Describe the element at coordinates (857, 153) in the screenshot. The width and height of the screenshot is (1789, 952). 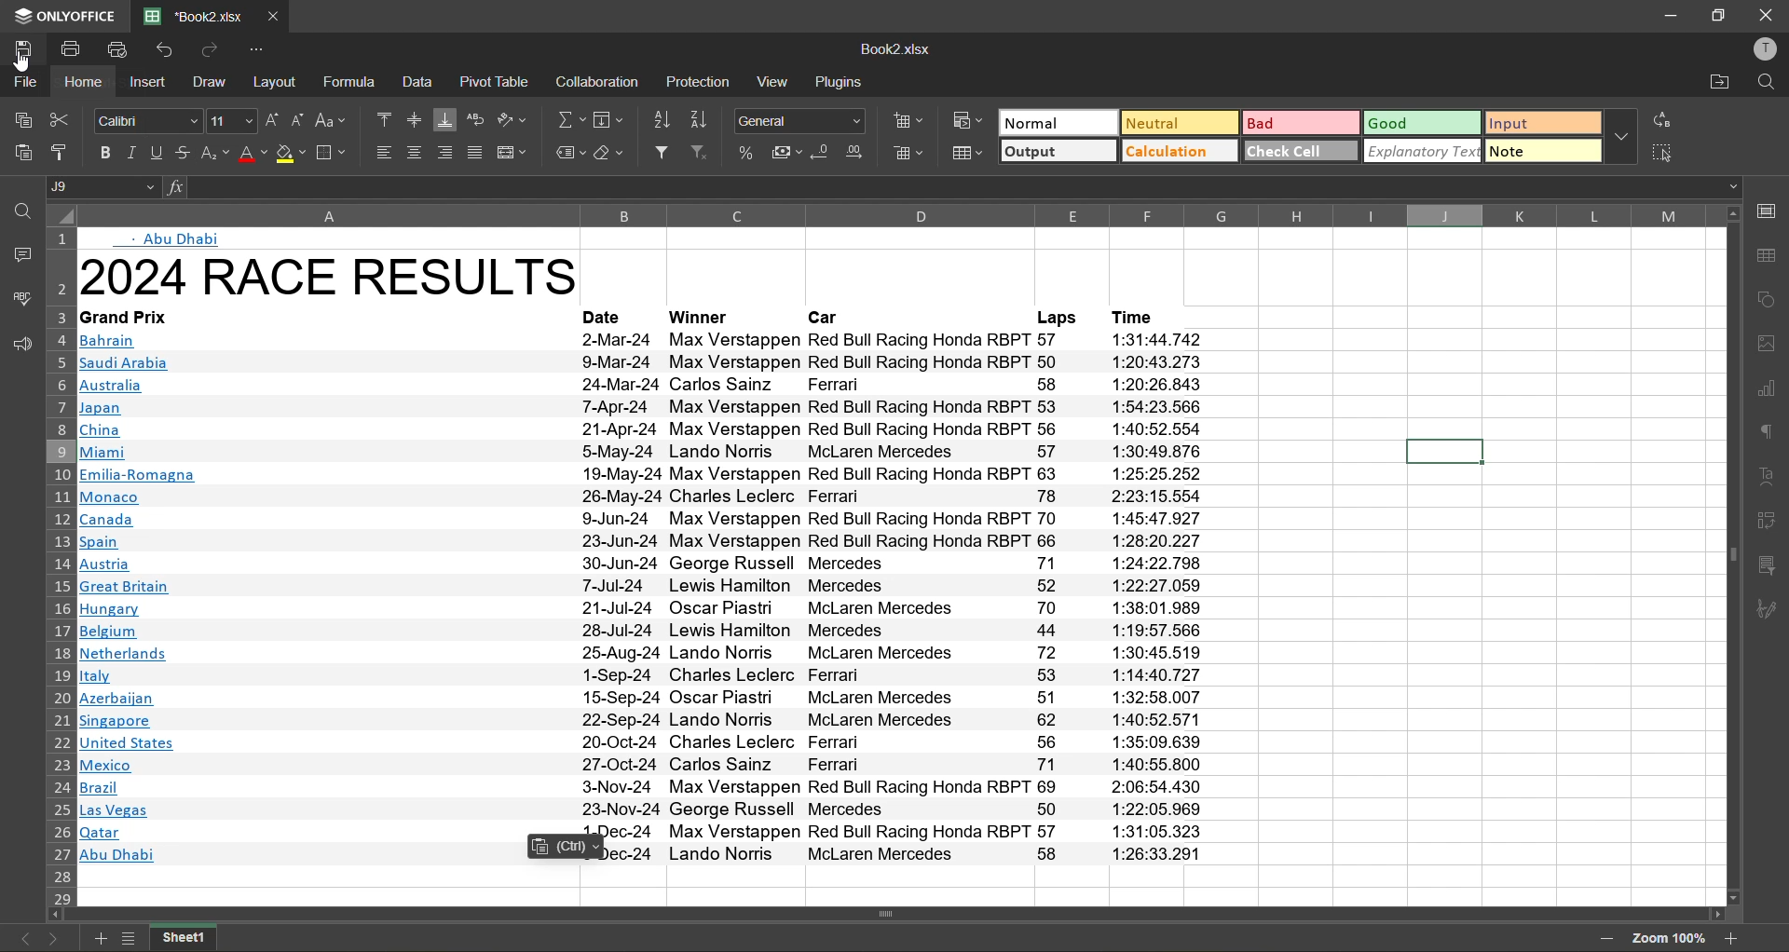
I see `increase decimal` at that location.